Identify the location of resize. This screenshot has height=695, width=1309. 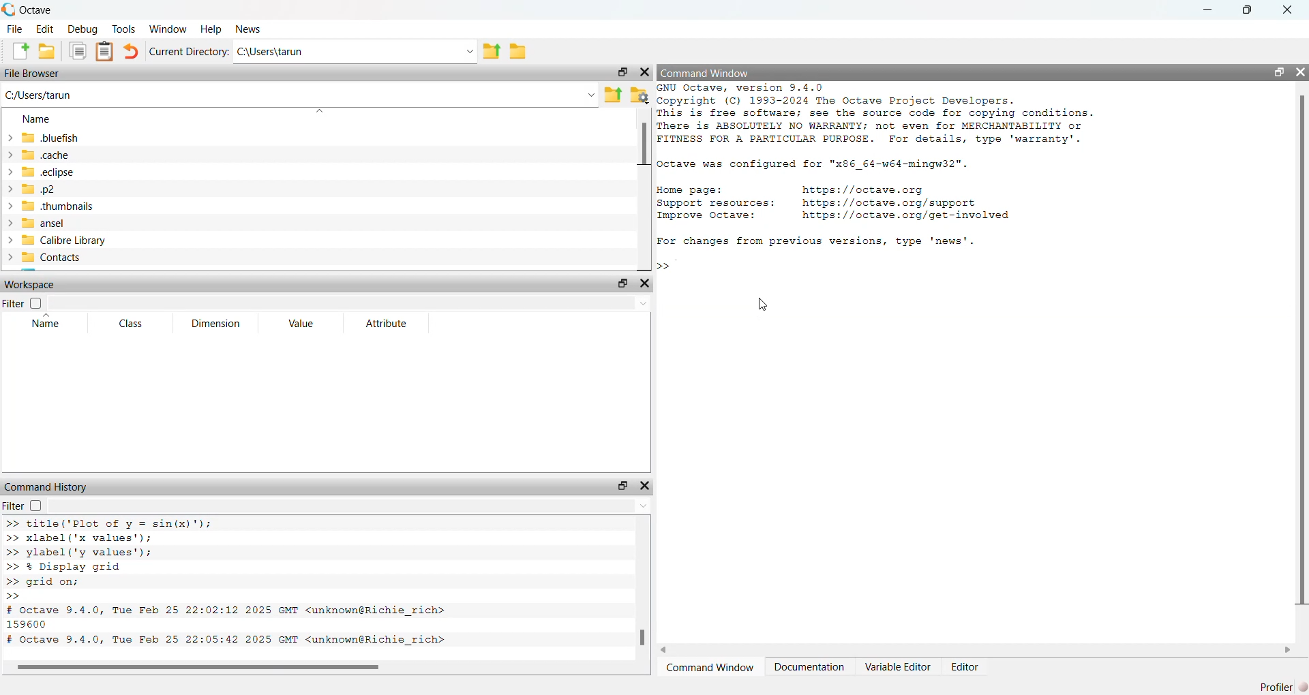
(624, 72).